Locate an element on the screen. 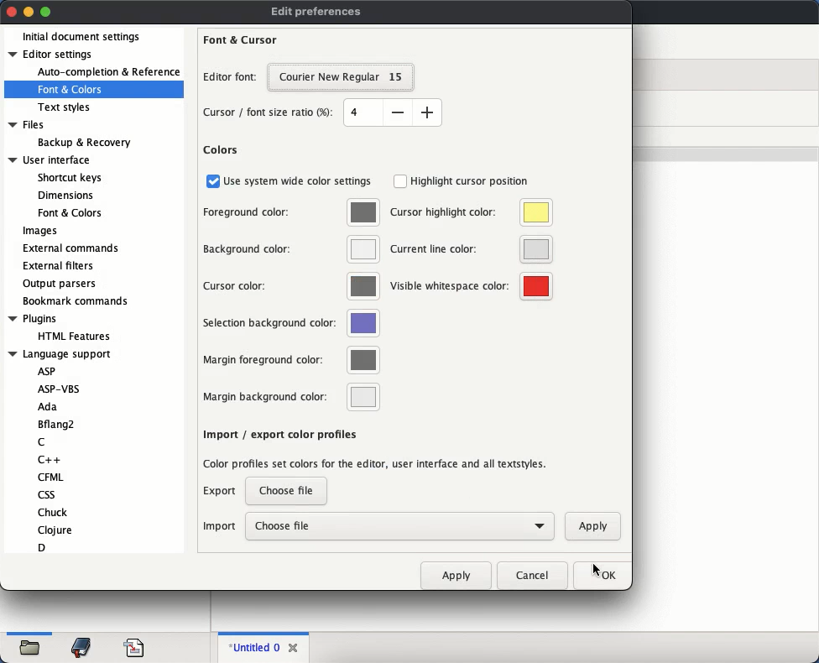 The height and width of the screenshot is (663, 819). Colour profile set colours for the editor user interface and all text styles is located at coordinates (374, 465).